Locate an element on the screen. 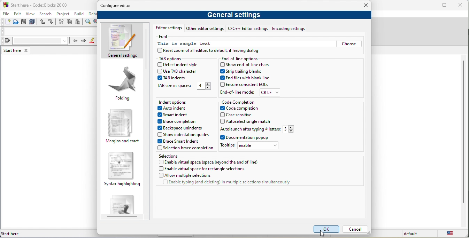 This screenshot has width=469, height=238. copy is located at coordinates (70, 22).